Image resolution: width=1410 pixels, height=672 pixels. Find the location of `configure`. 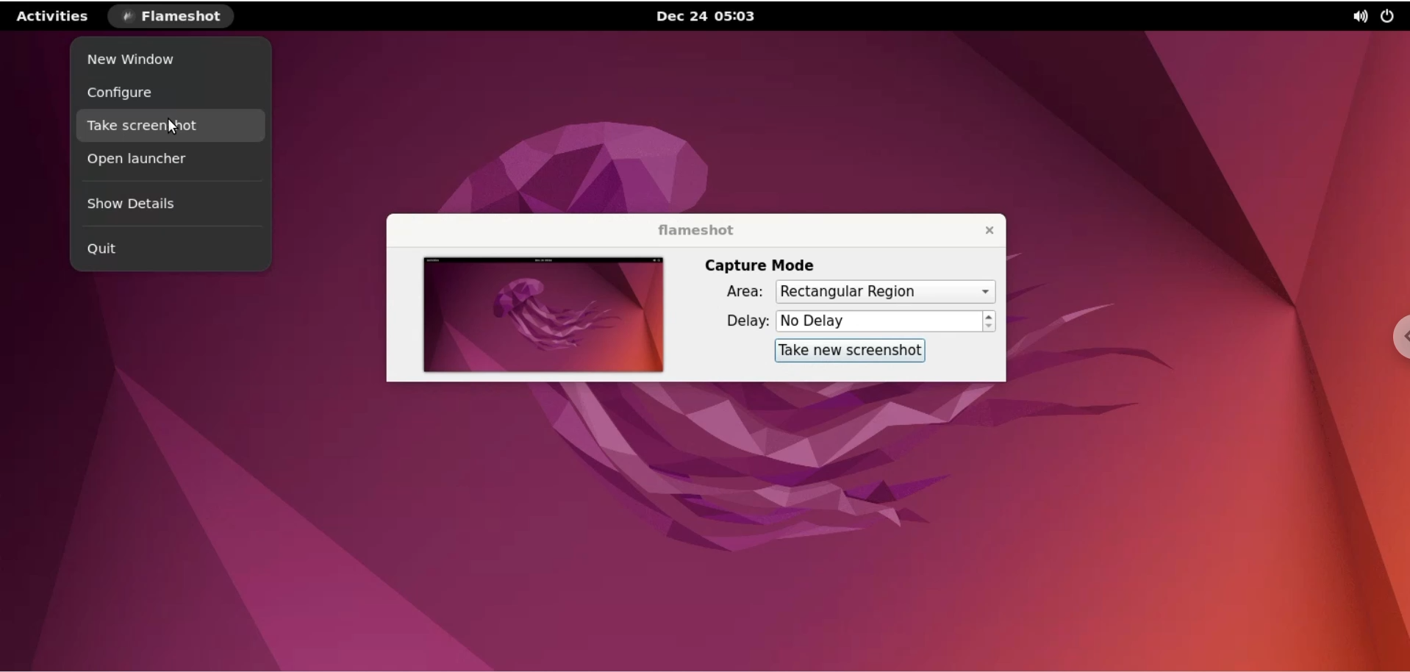

configure is located at coordinates (170, 93).